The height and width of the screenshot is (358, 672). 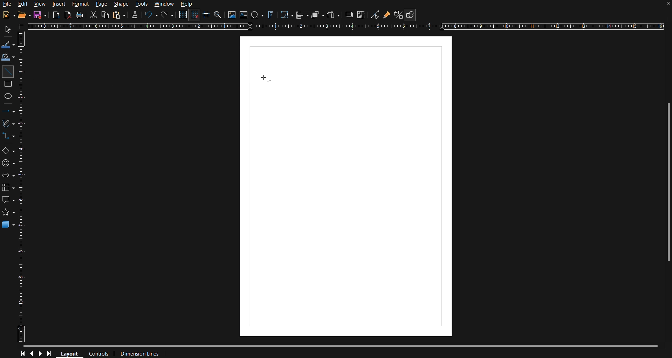 What do you see at coordinates (8, 71) in the screenshot?
I see `Line ` at bounding box center [8, 71].